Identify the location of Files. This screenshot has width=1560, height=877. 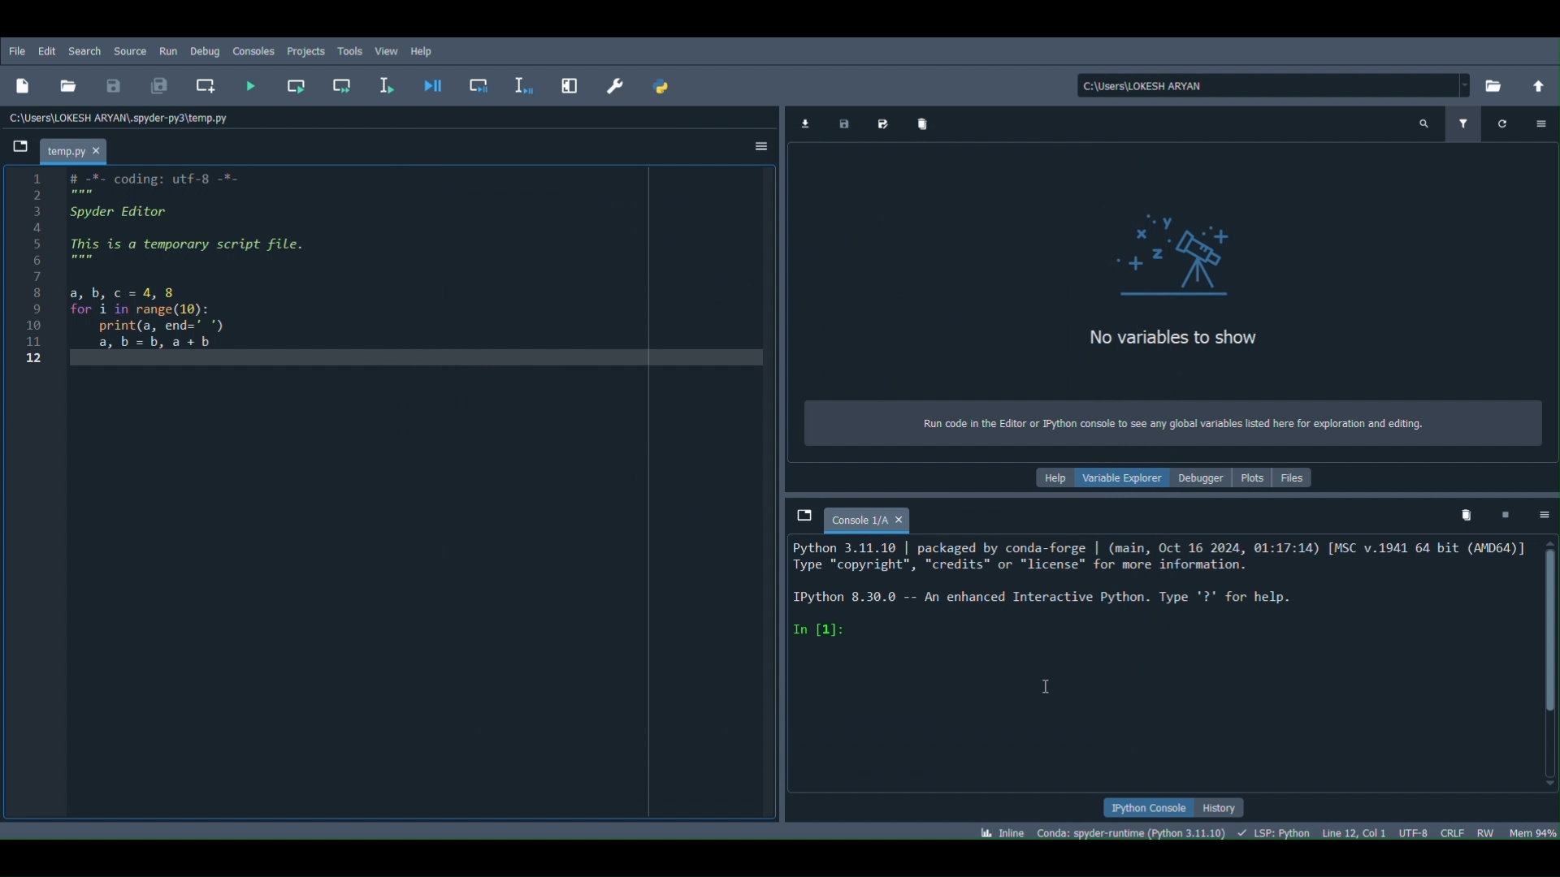
(1301, 477).